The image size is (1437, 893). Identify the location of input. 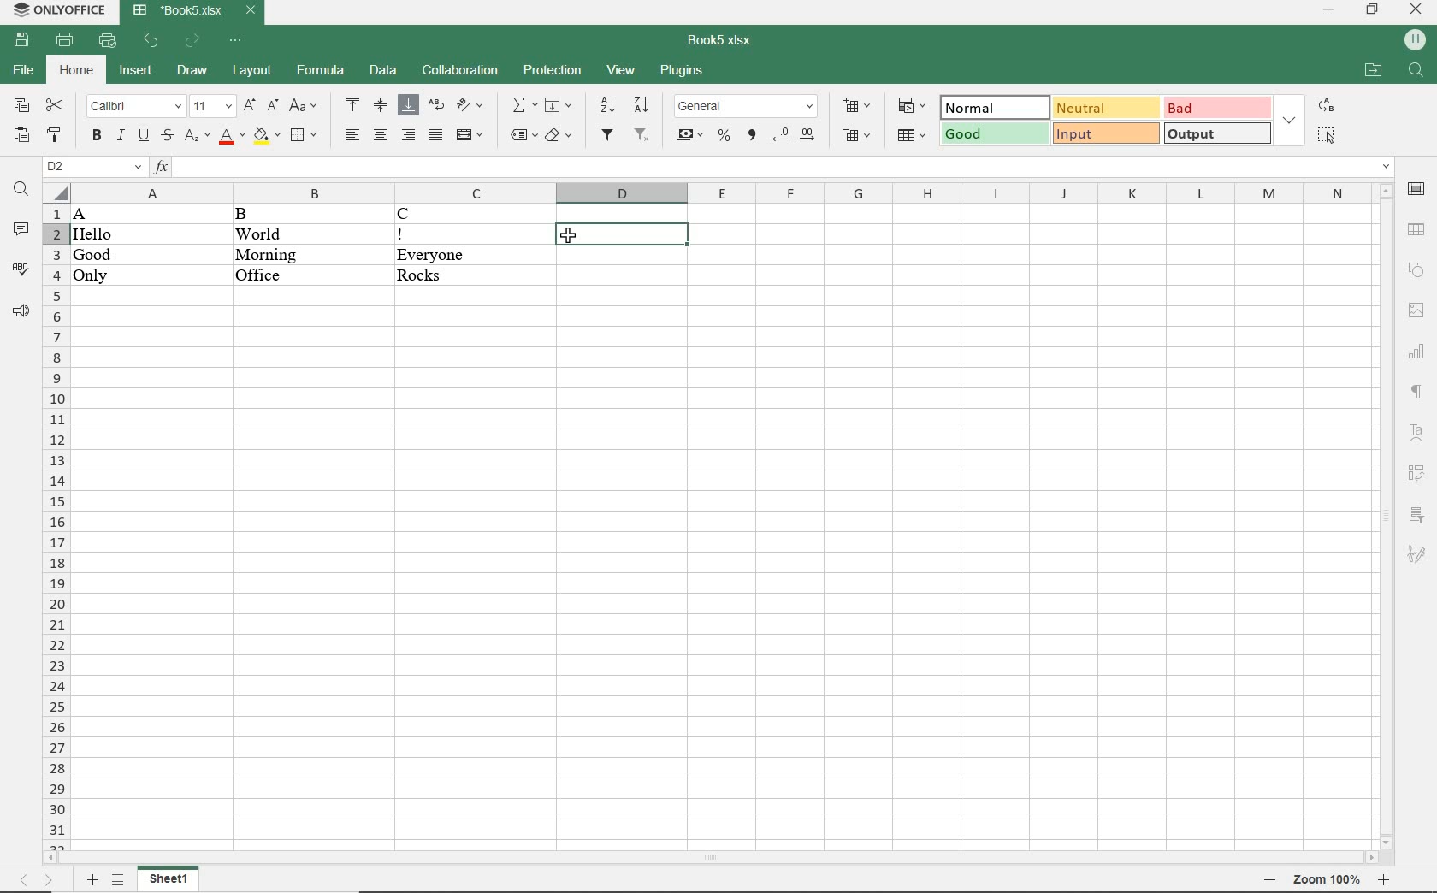
(1106, 133).